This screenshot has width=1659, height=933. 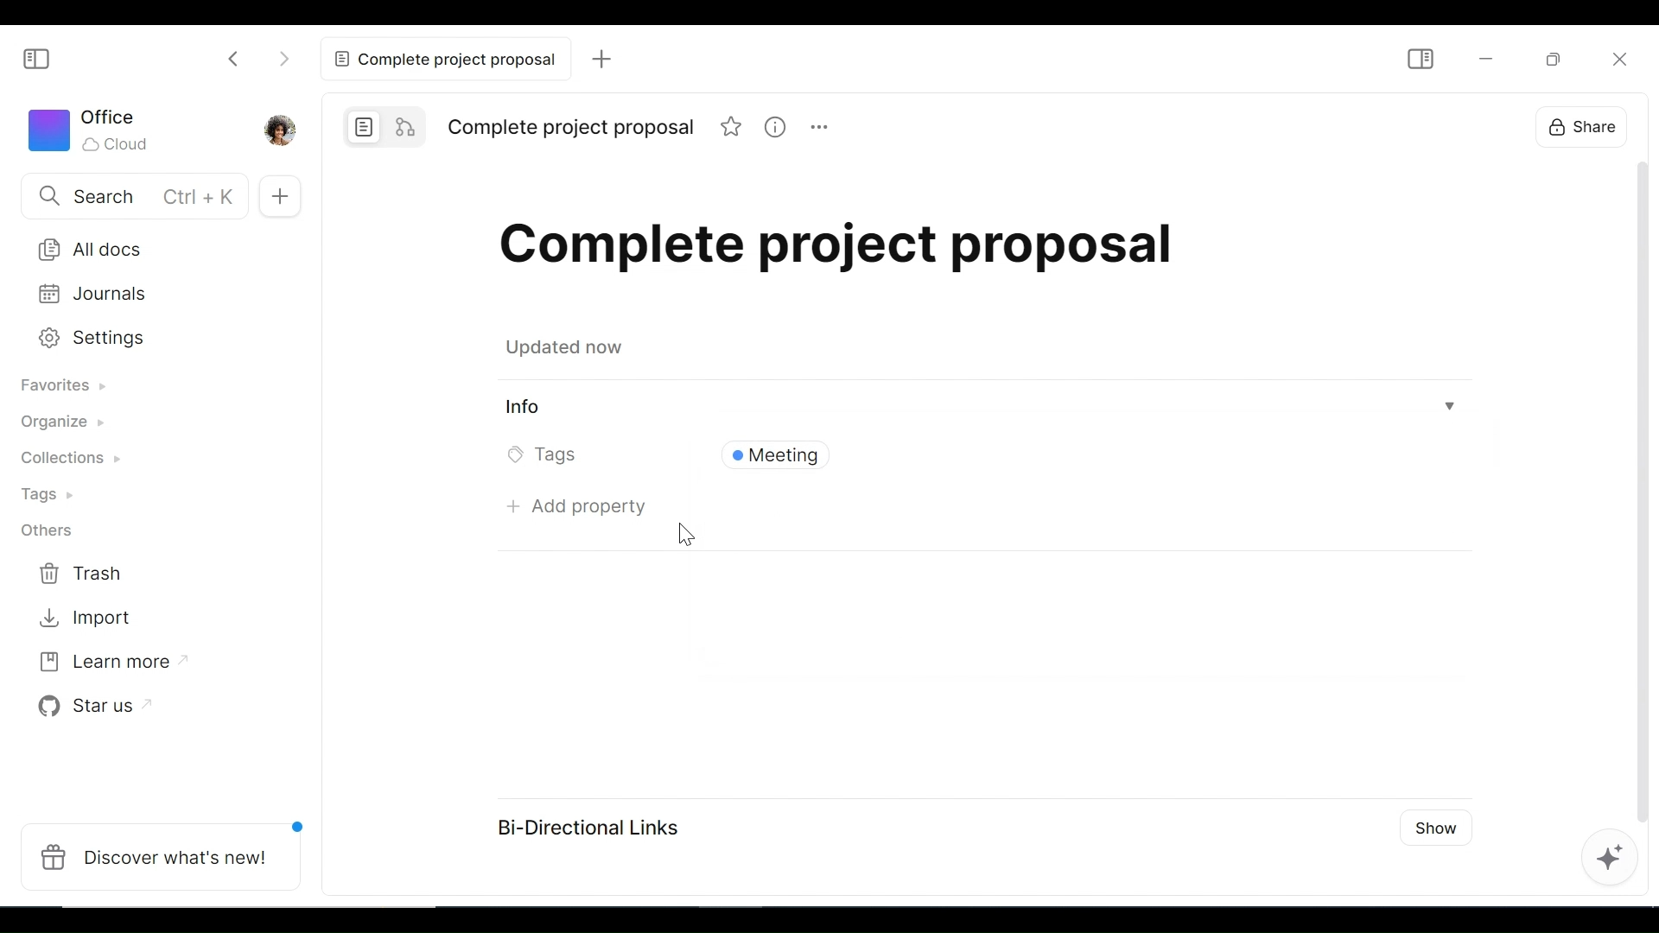 I want to click on Add New , so click(x=283, y=195).